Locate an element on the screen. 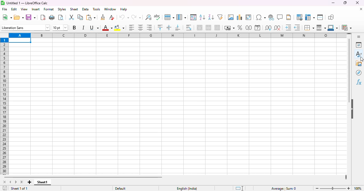 This screenshot has width=364, height=191. help is located at coordinates (124, 9).